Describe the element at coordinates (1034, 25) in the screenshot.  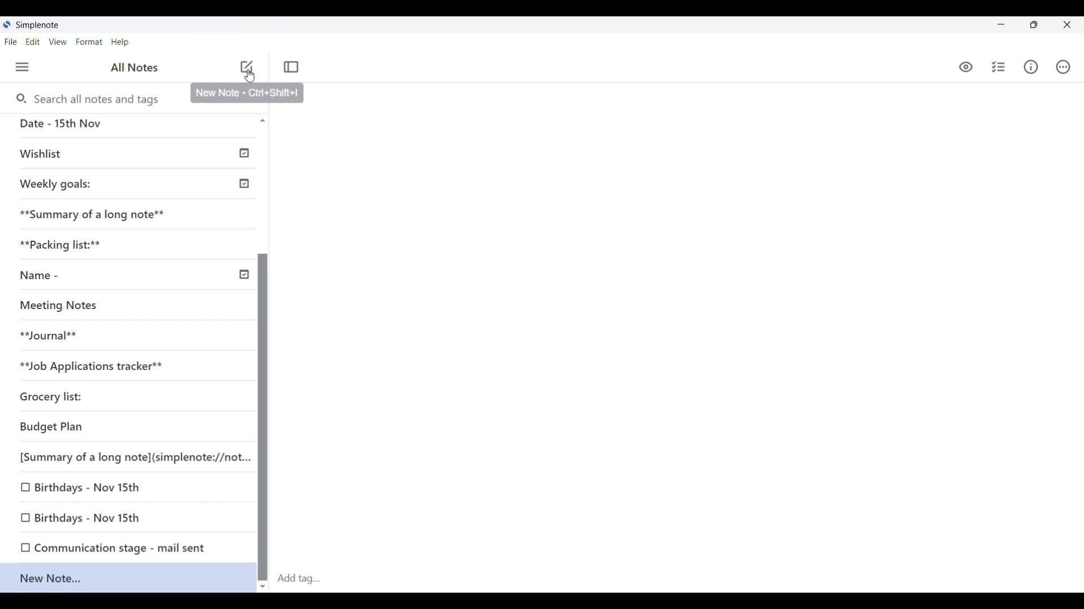
I see `Show interface in smaller tab` at that location.